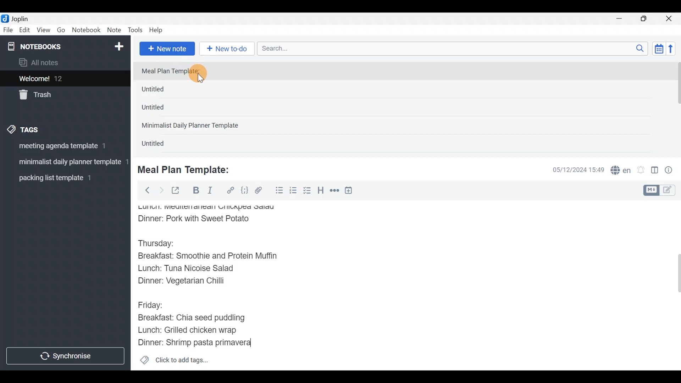 The image size is (681, 383). What do you see at coordinates (670, 19) in the screenshot?
I see `Close` at bounding box center [670, 19].